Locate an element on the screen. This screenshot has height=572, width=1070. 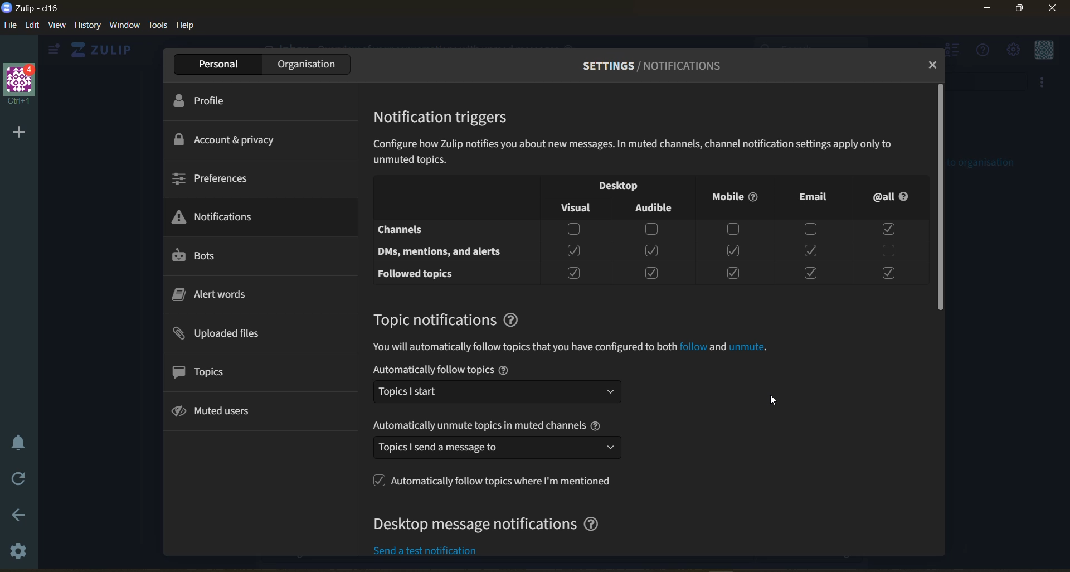
Checkbox is located at coordinates (734, 252).